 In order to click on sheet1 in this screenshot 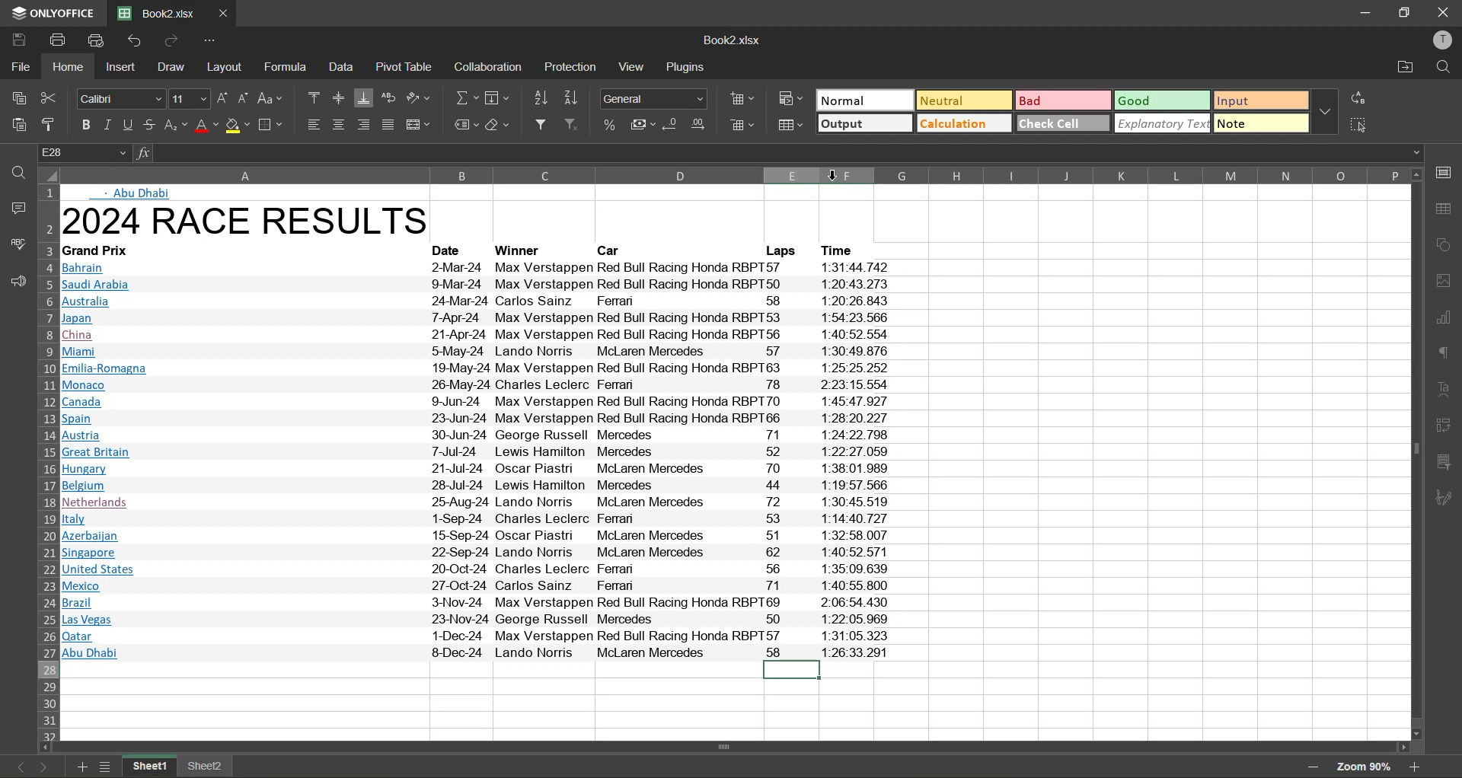, I will do `click(151, 768)`.